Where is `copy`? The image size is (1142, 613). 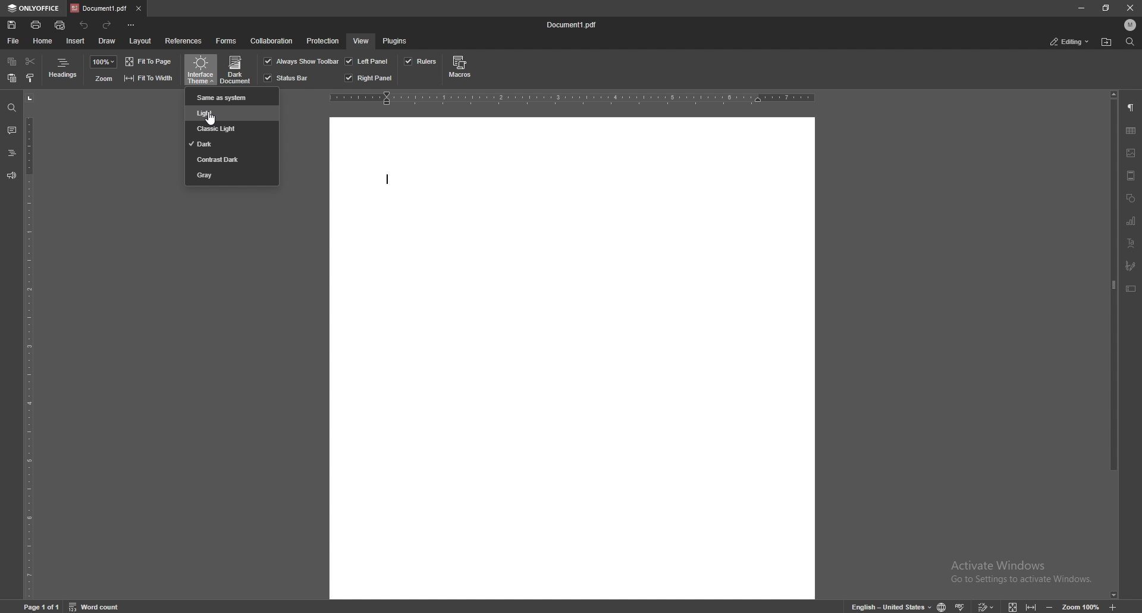
copy is located at coordinates (12, 62).